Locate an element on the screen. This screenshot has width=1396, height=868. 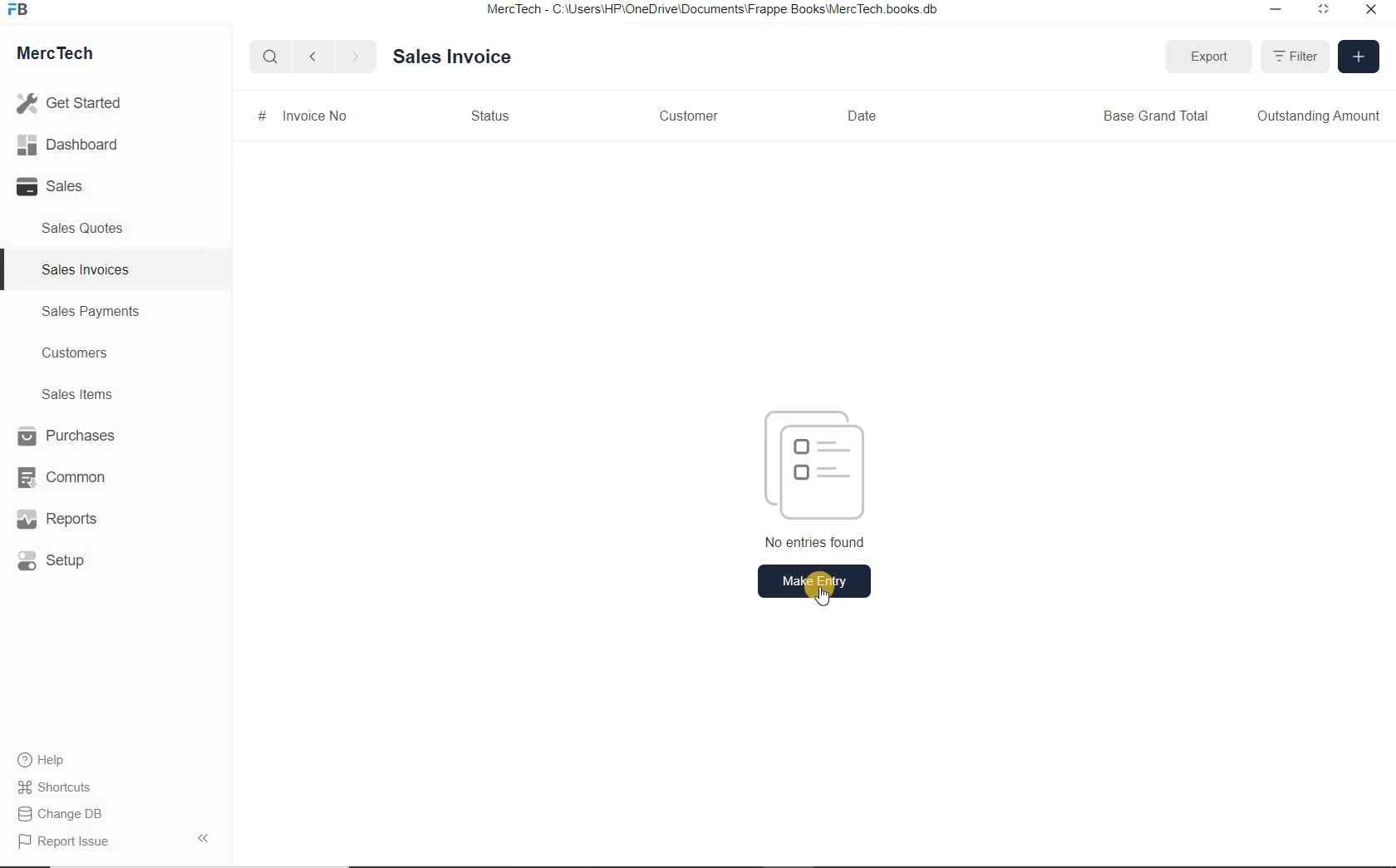
Sales Quotes is located at coordinates (86, 228).